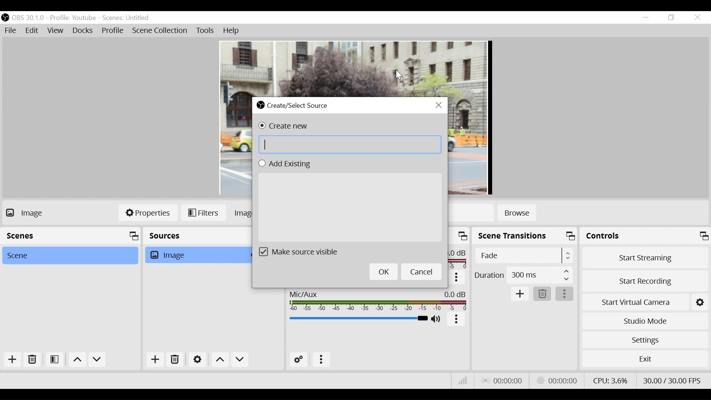 The image size is (711, 400). I want to click on Settings, so click(699, 303).